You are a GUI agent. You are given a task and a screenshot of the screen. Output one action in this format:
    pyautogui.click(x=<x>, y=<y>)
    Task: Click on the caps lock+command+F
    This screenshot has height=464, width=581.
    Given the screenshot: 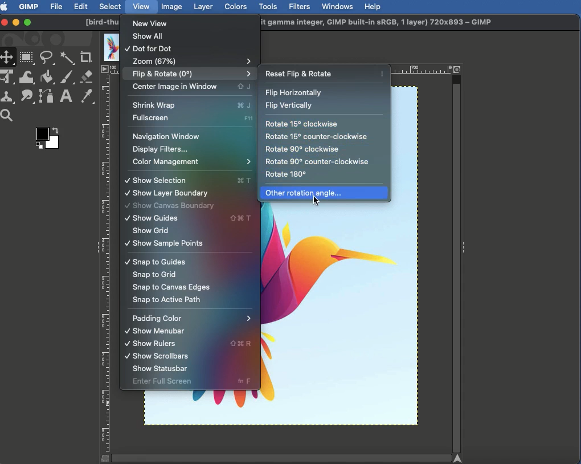 What is the action you would take?
    pyautogui.click(x=243, y=344)
    